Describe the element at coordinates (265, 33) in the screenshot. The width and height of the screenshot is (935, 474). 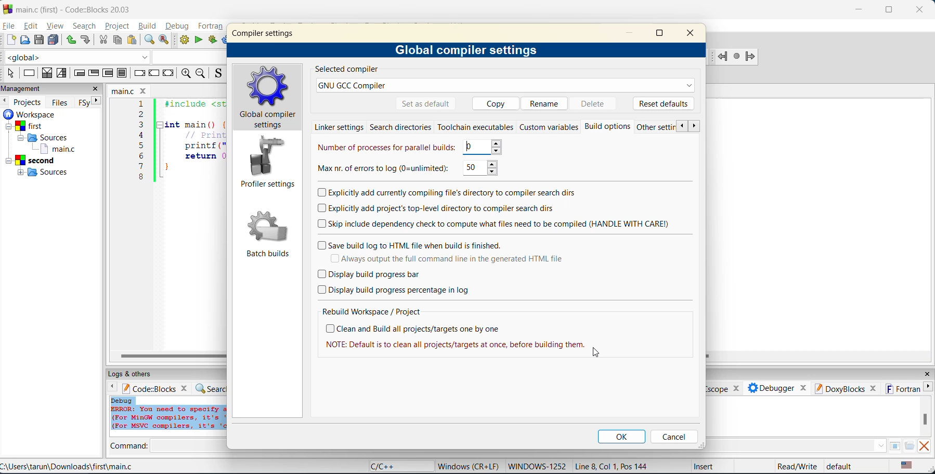
I see `compiler settings` at that location.